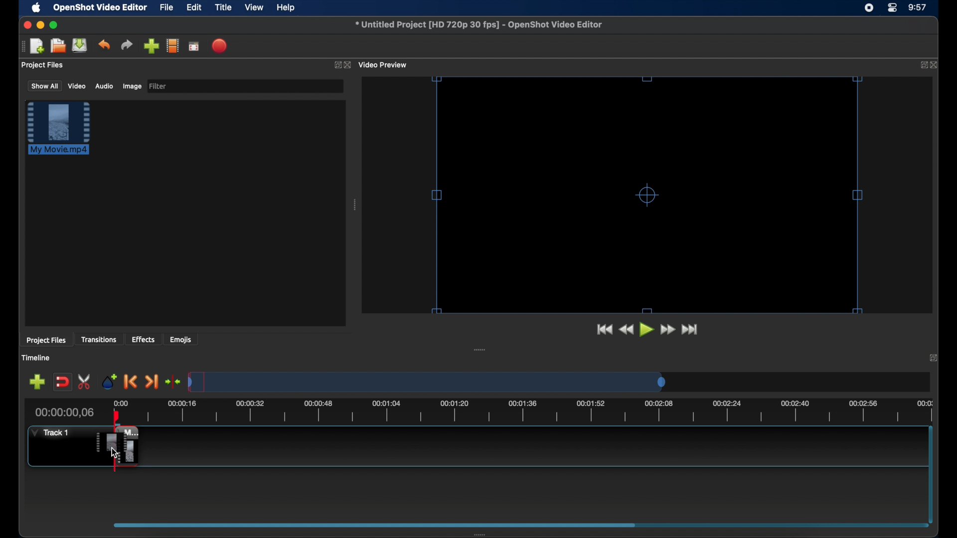  Describe the element at coordinates (77, 86) in the screenshot. I see `video` at that location.